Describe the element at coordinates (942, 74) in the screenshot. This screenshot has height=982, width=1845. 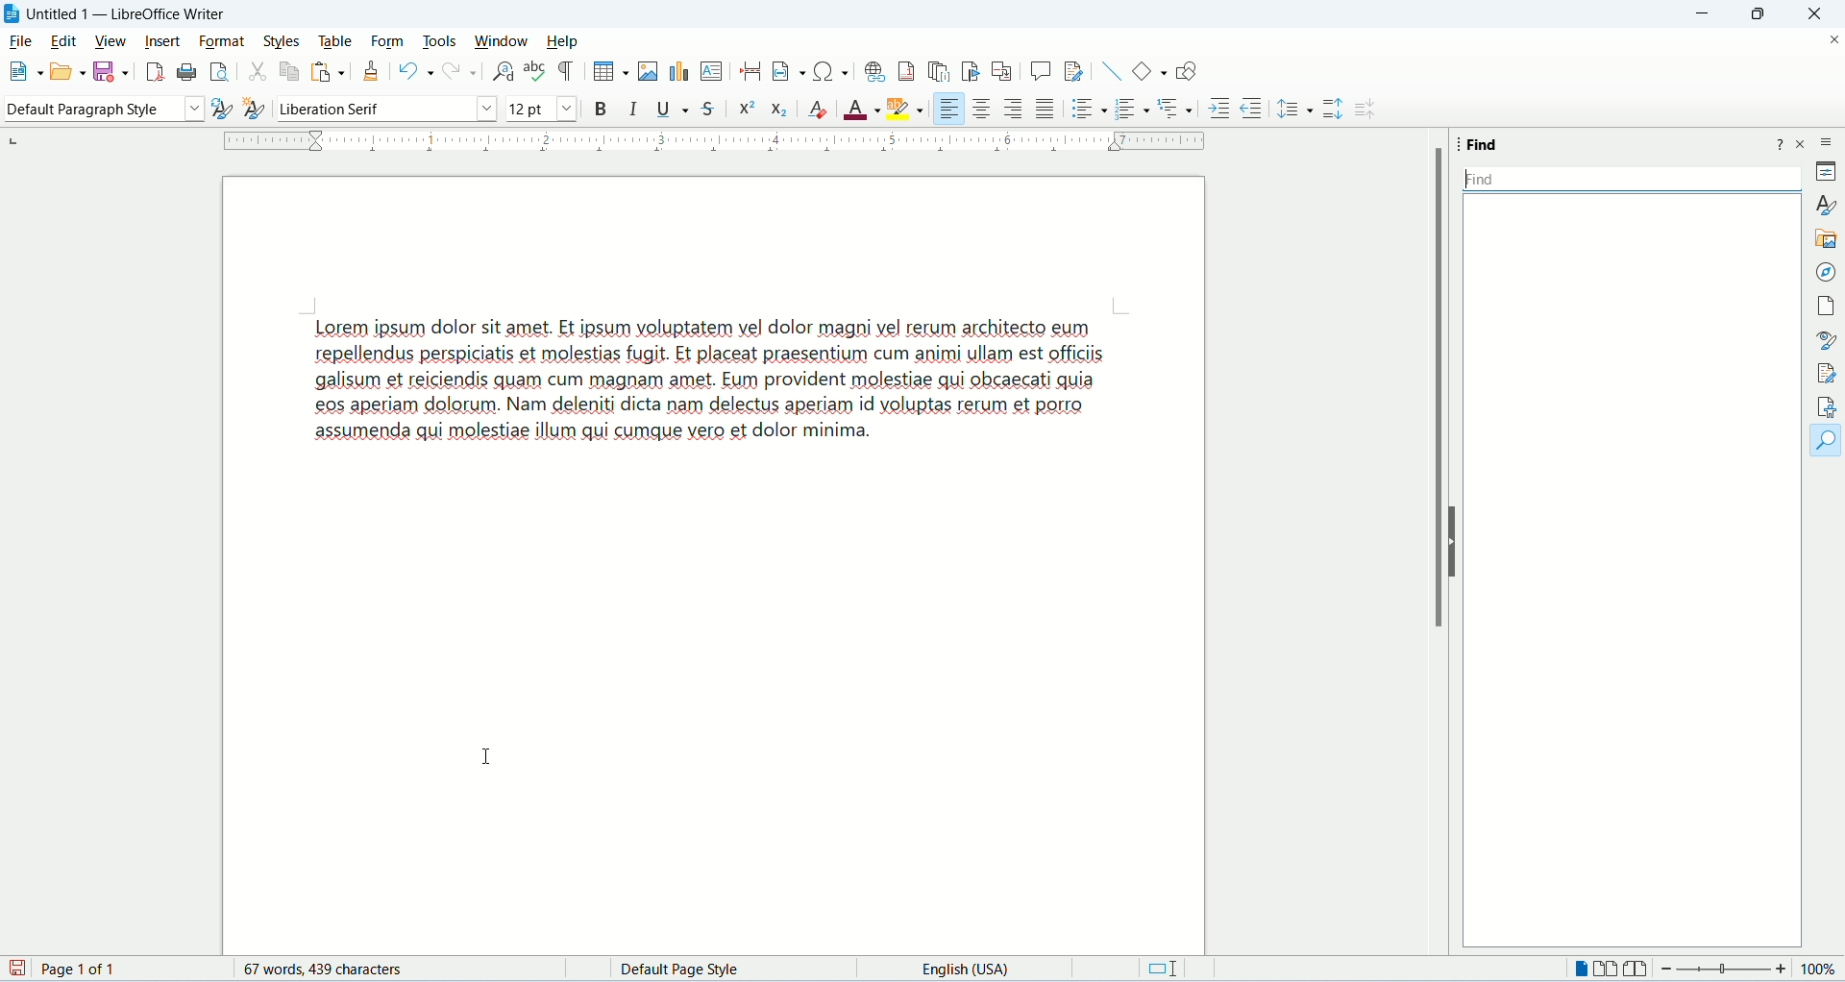
I see `insert endnote` at that location.